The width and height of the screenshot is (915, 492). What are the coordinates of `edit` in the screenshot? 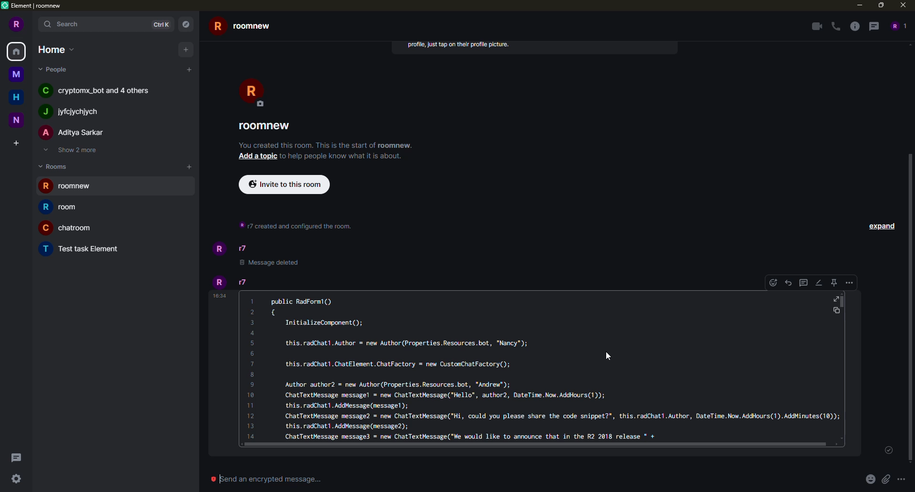 It's located at (819, 283).